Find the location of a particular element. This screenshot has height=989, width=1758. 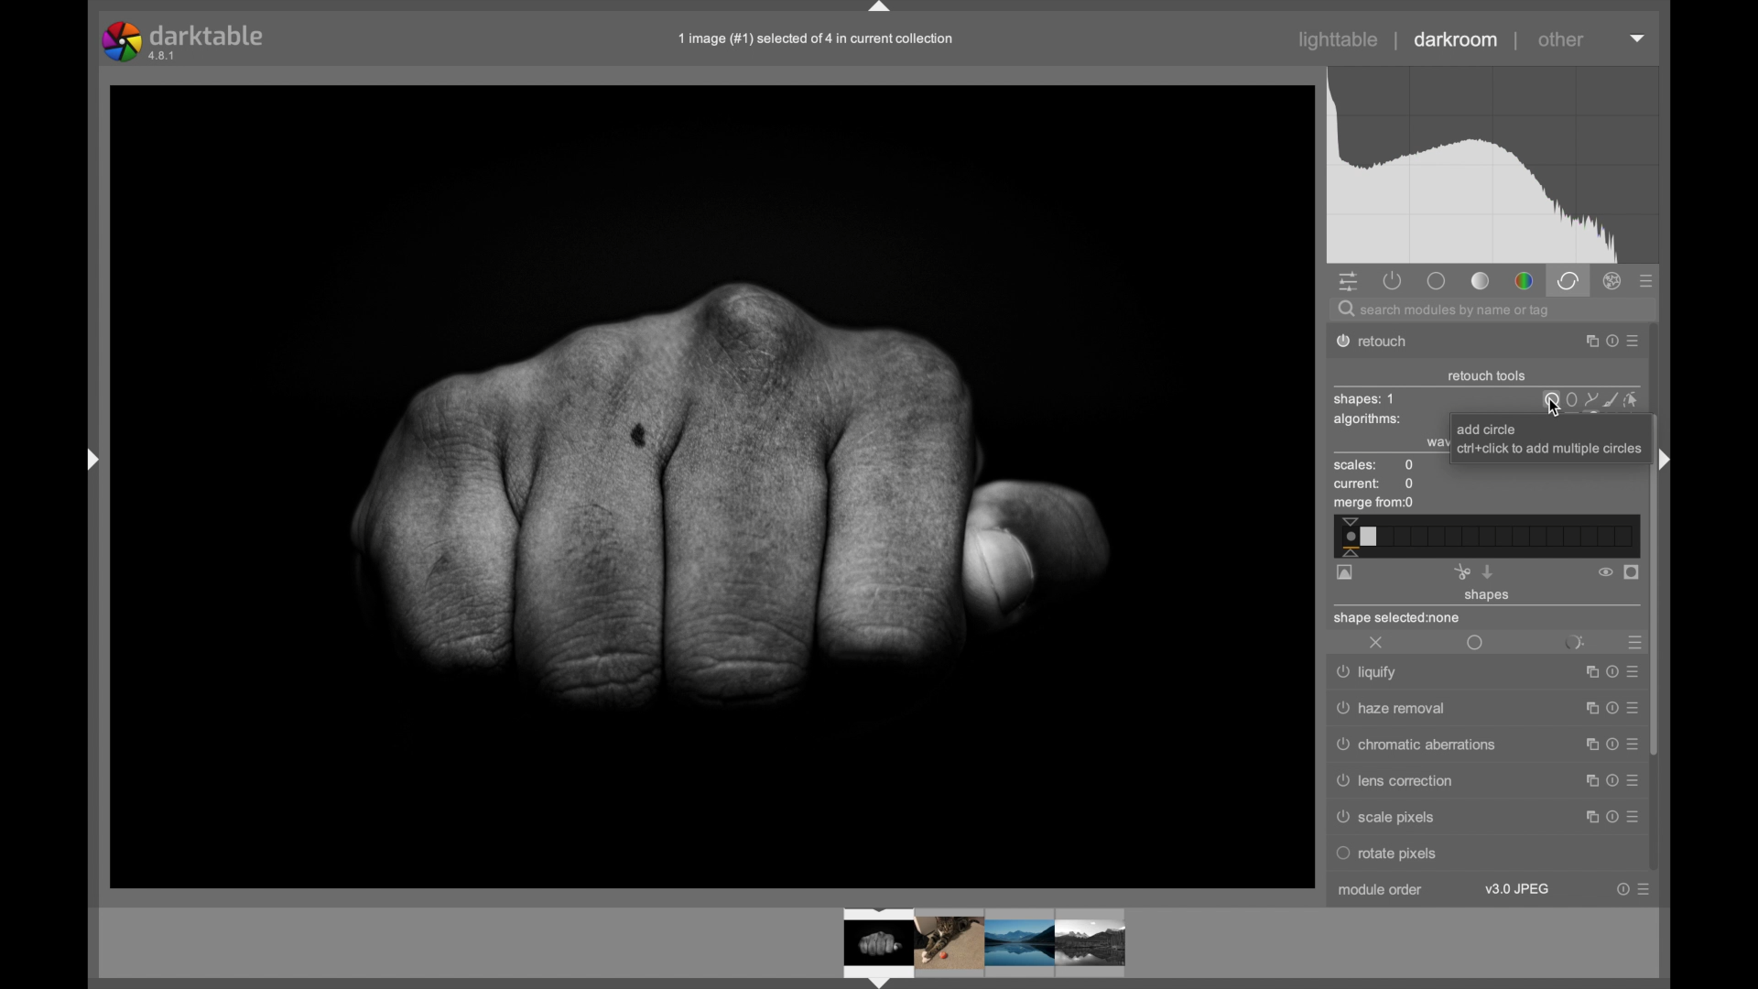

liquify is located at coordinates (1370, 674).